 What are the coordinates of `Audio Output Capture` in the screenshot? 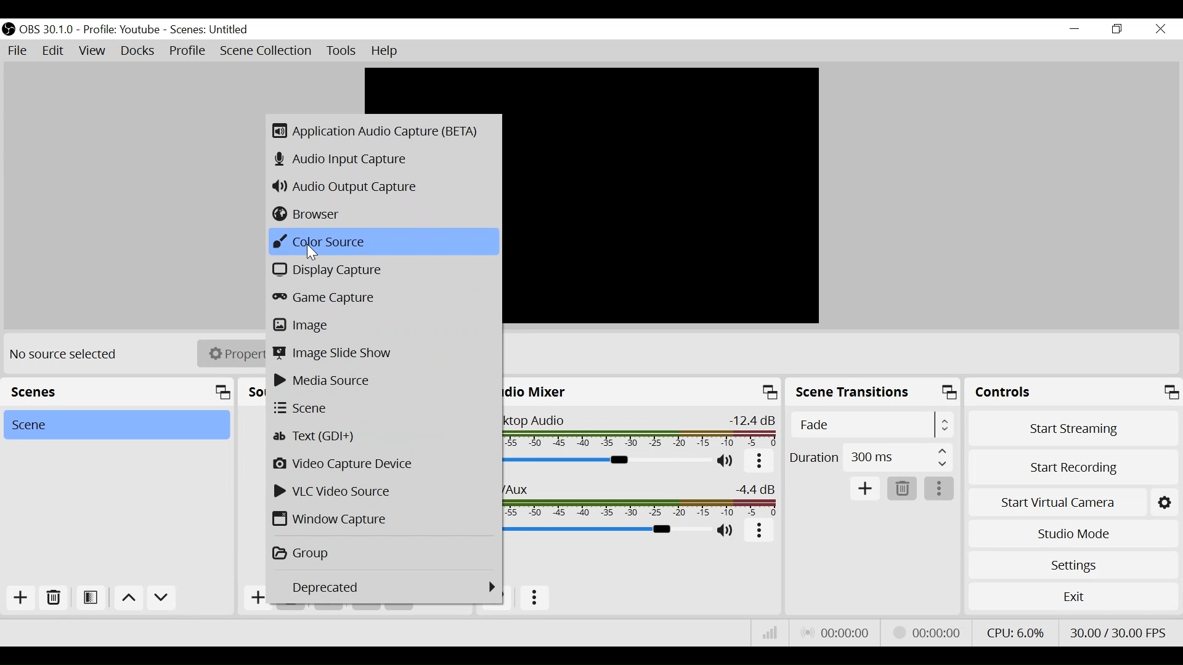 It's located at (380, 186).